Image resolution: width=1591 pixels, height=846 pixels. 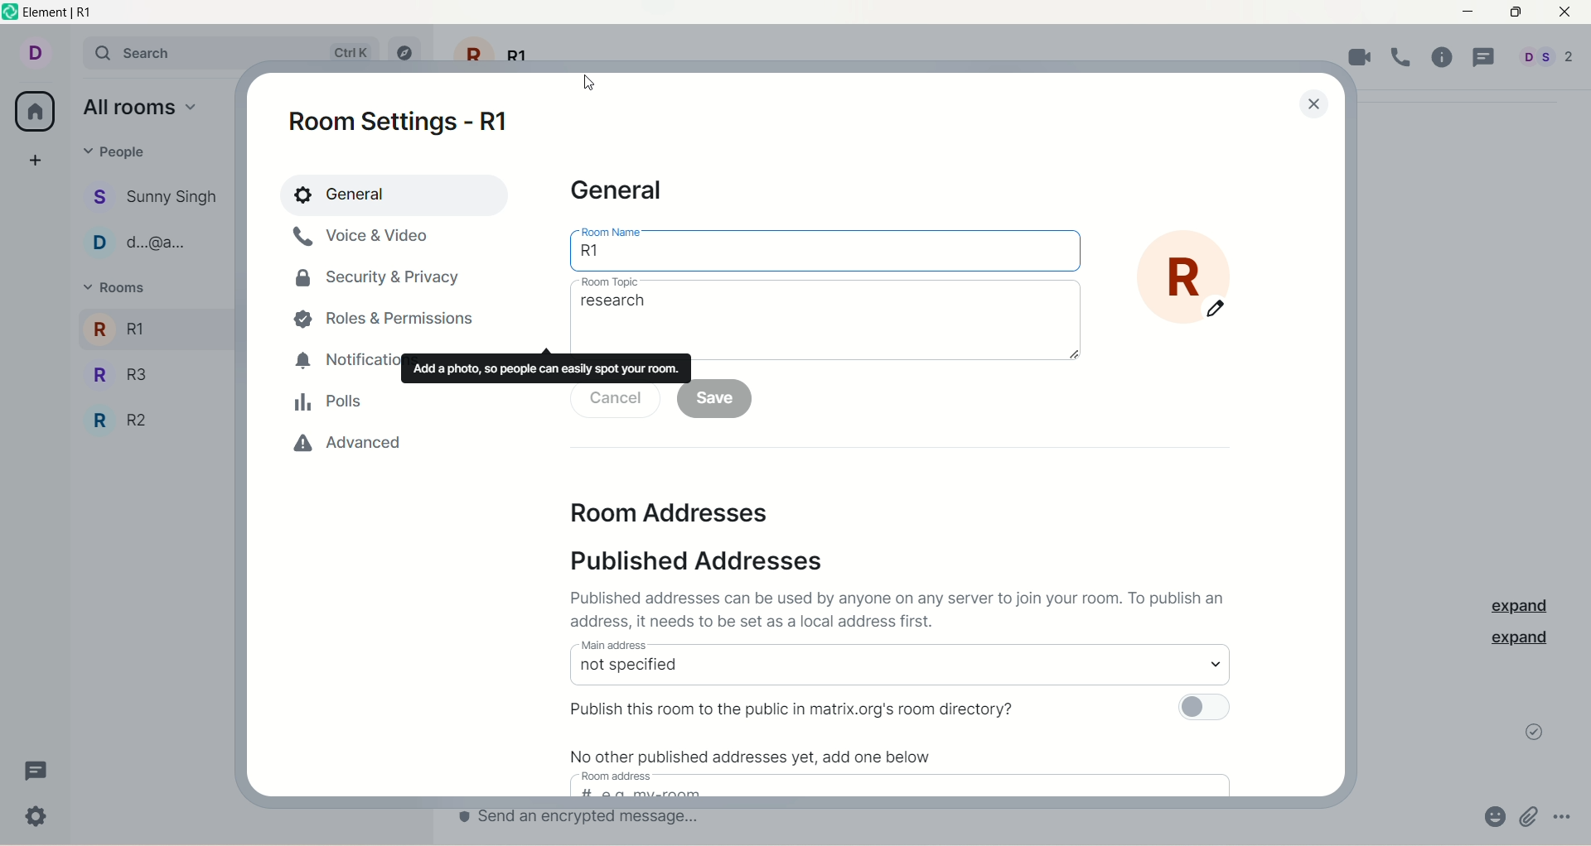 I want to click on toggle button, so click(x=1214, y=709).